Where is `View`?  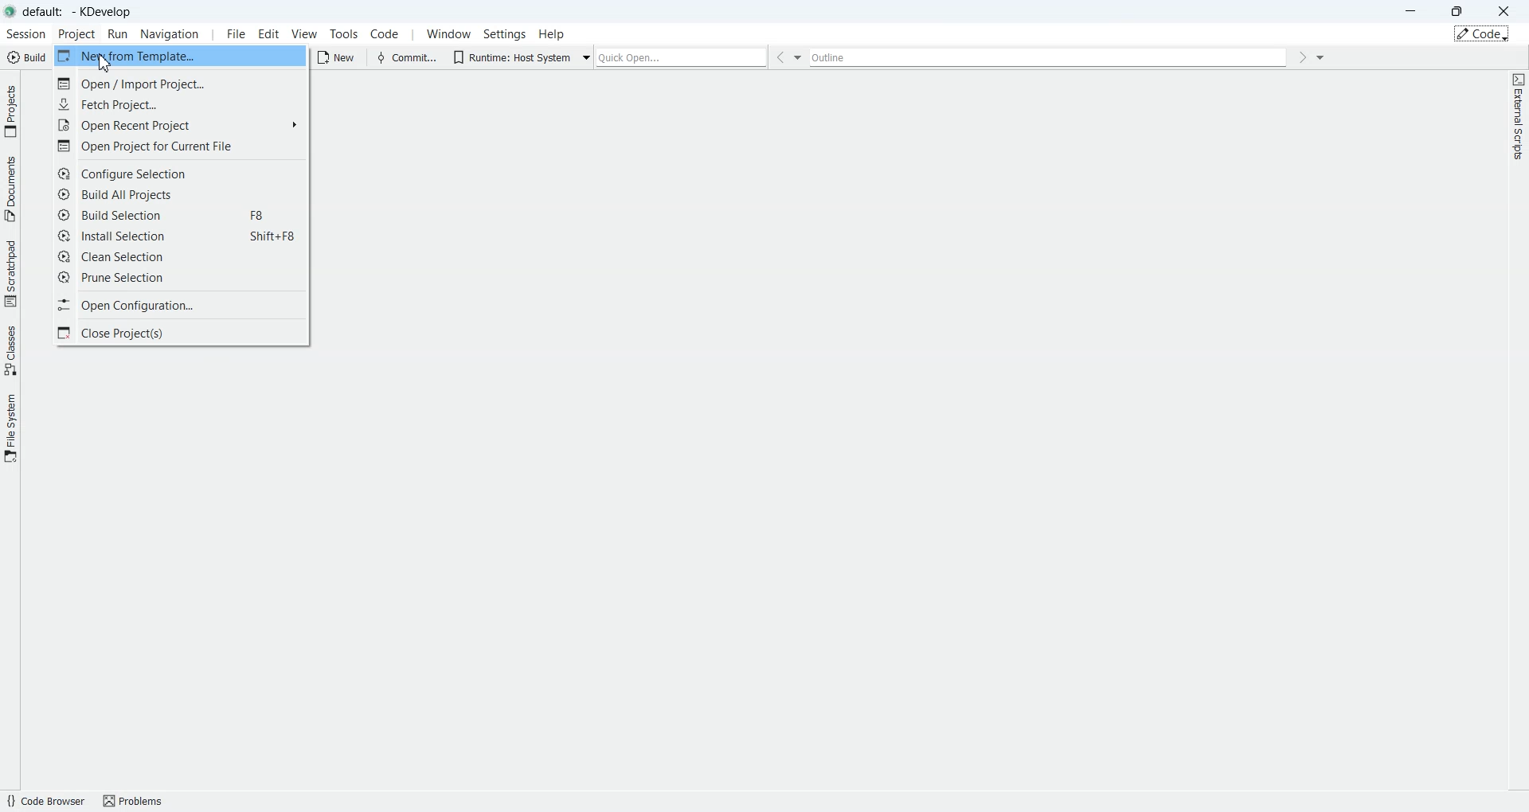
View is located at coordinates (305, 33).